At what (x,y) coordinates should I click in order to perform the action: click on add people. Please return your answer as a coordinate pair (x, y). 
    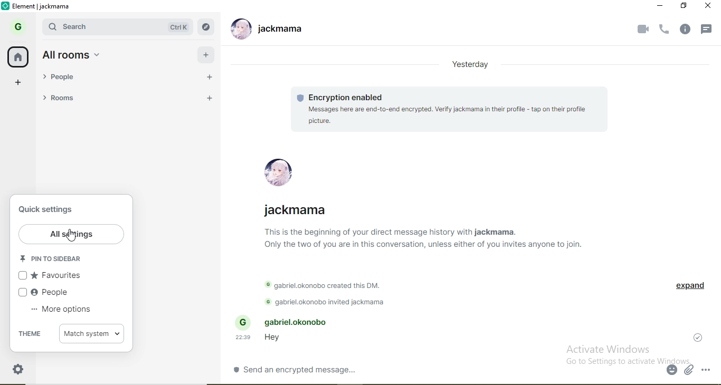
    Looking at the image, I should click on (210, 80).